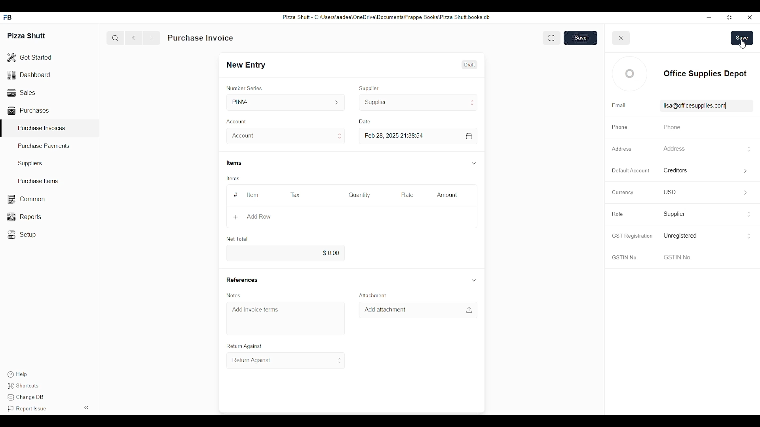  I want to click on Feb 28, 2025 21:38:54, so click(395, 136).